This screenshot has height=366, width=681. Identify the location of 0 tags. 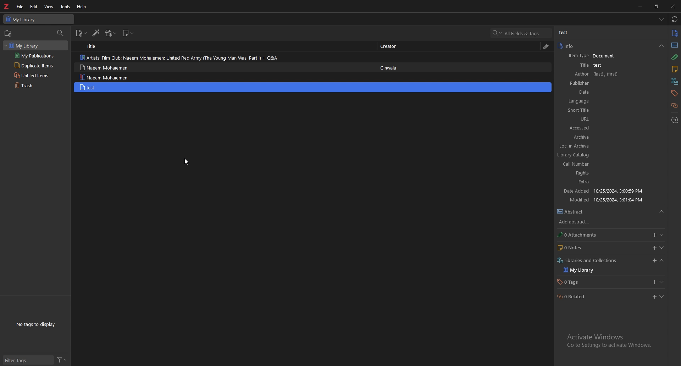
(583, 282).